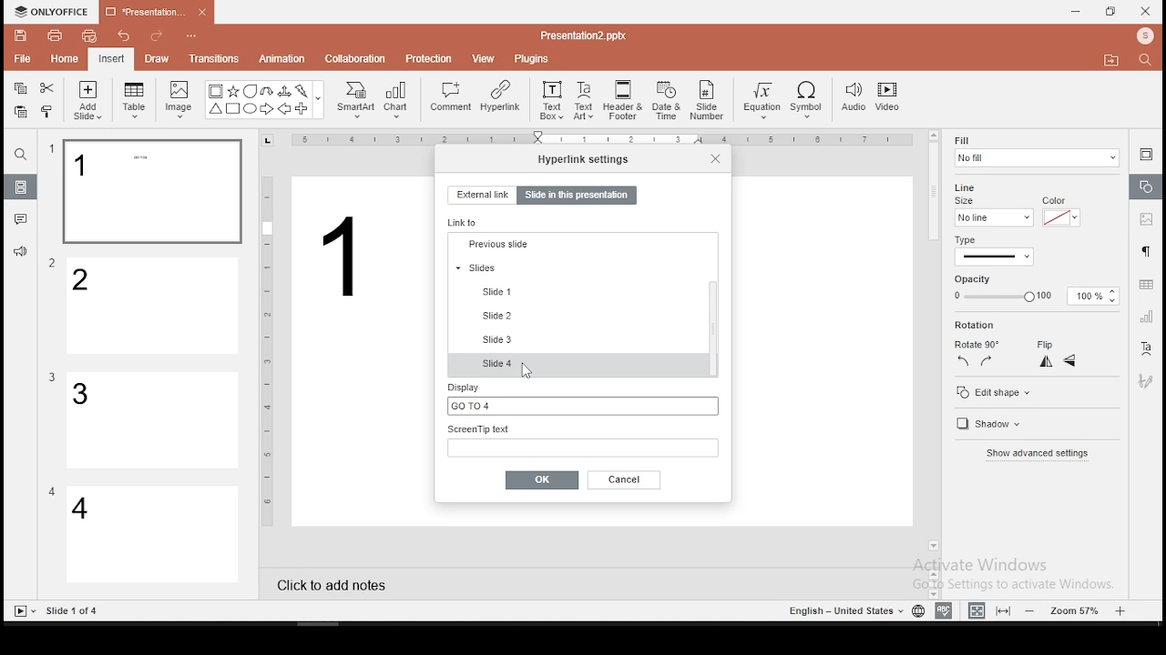 This screenshot has height=655, width=1166. What do you see at coordinates (21, 219) in the screenshot?
I see `comments` at bounding box center [21, 219].